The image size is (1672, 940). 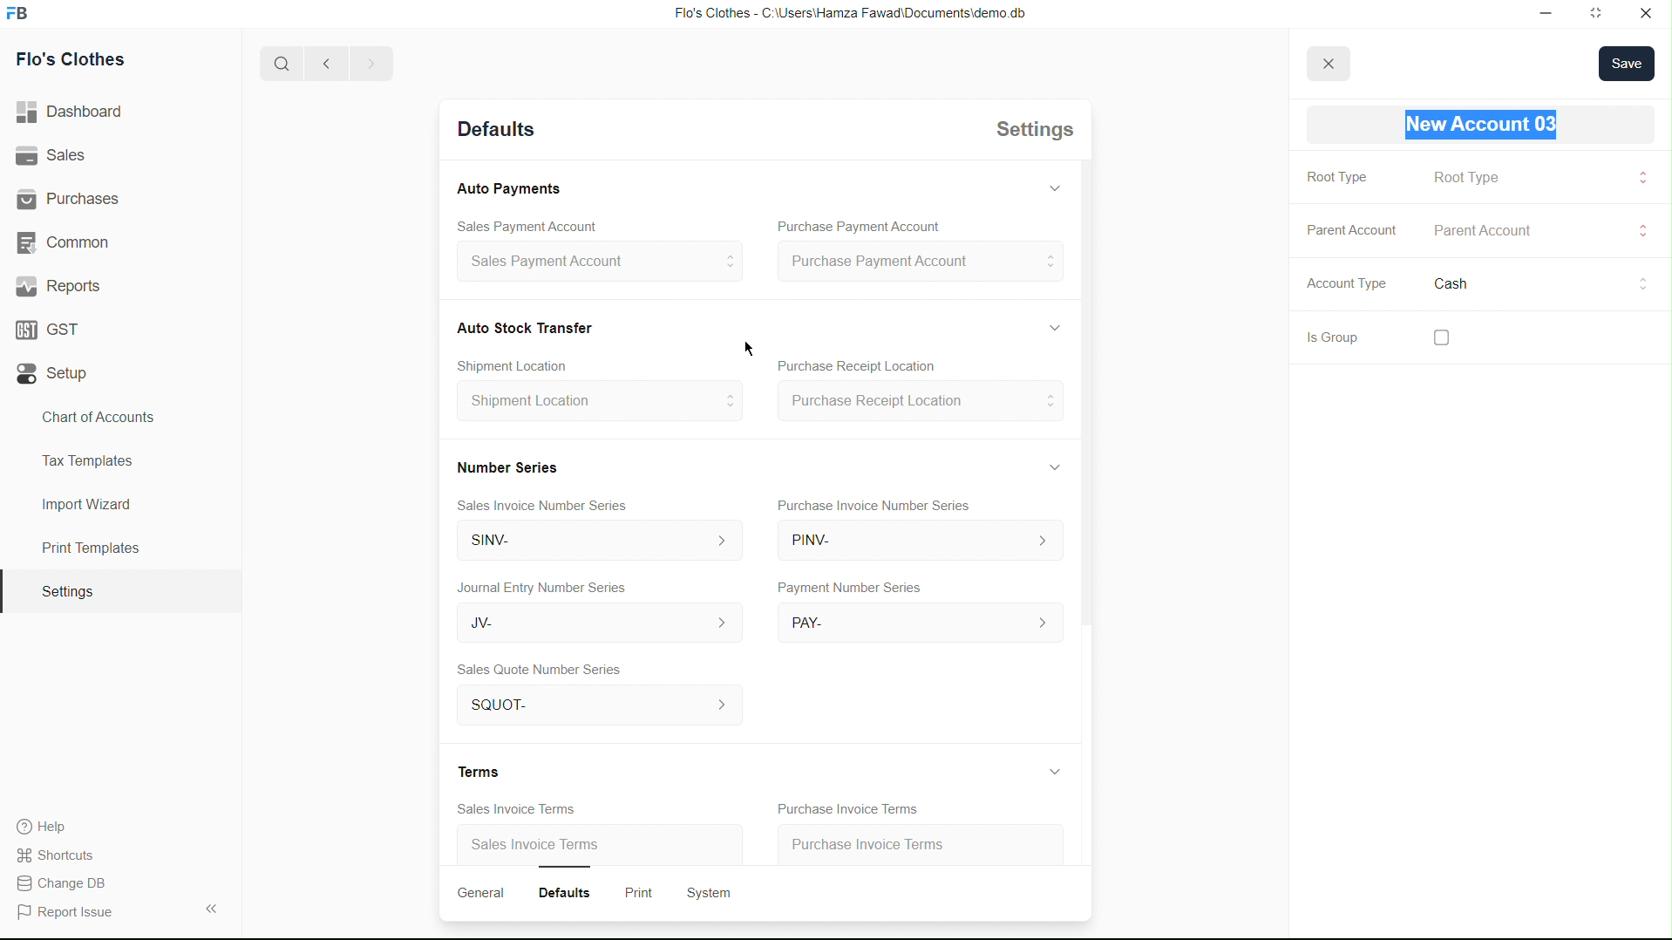 I want to click on Minimize, so click(x=1542, y=14).